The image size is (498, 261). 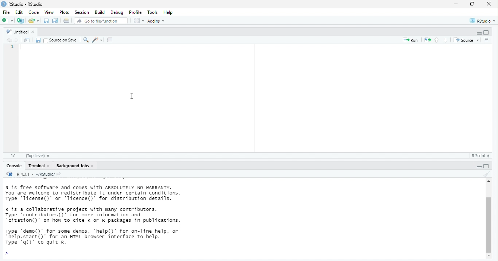 I want to click on untitled, so click(x=15, y=31).